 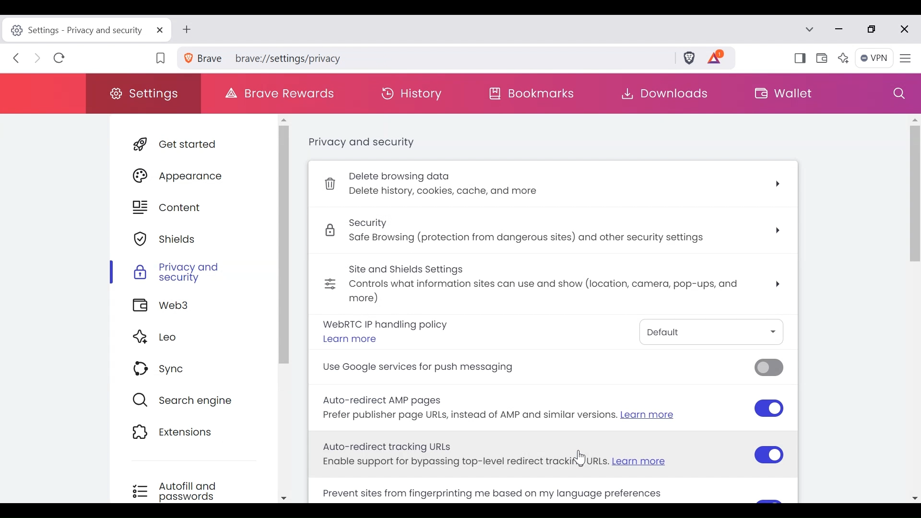 What do you see at coordinates (425, 58) in the screenshot?
I see `brave://settings/privacy` at bounding box center [425, 58].